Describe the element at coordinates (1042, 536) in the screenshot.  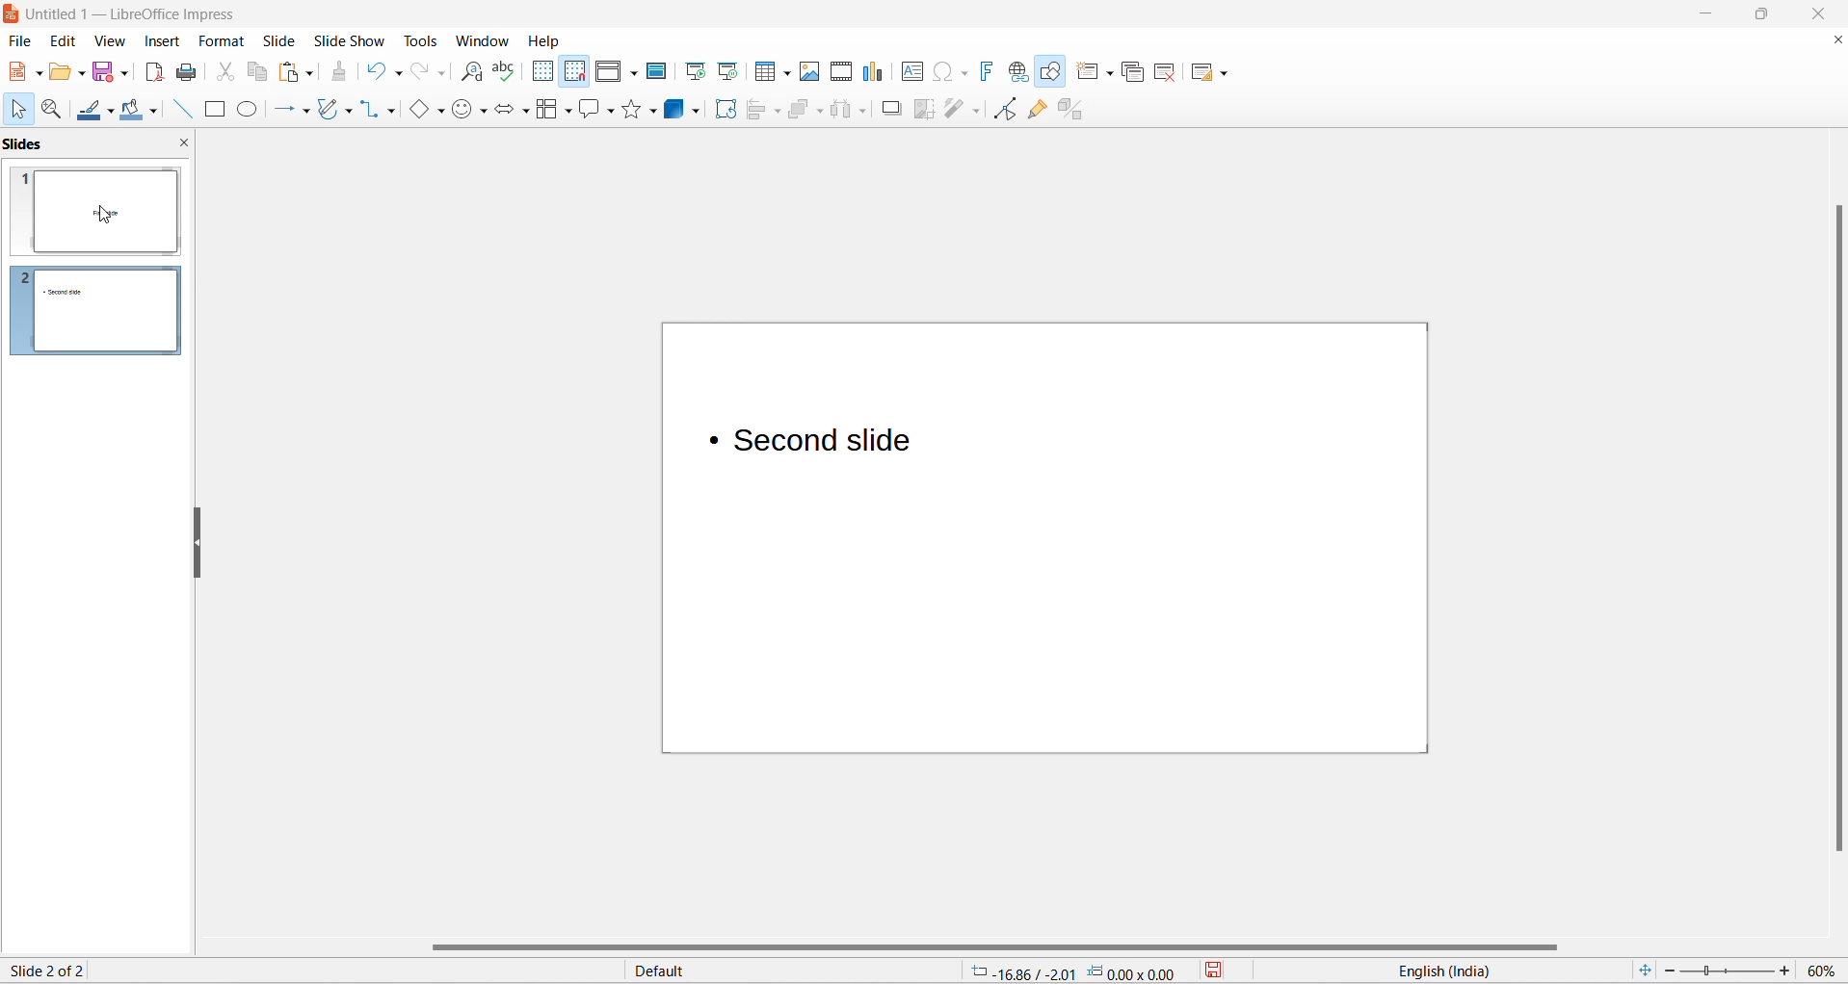
I see `canvas` at that location.